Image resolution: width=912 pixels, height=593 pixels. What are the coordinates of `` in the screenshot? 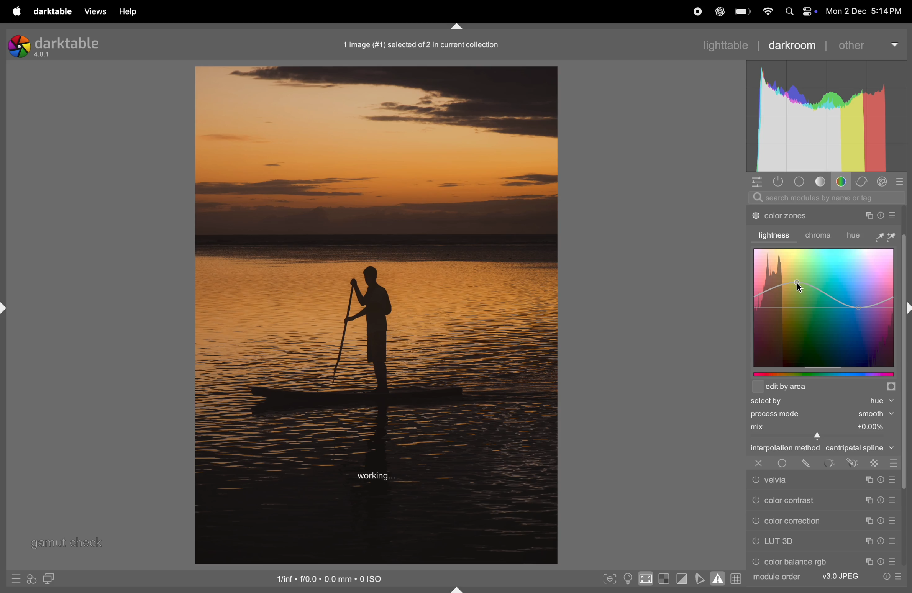 It's located at (805, 463).